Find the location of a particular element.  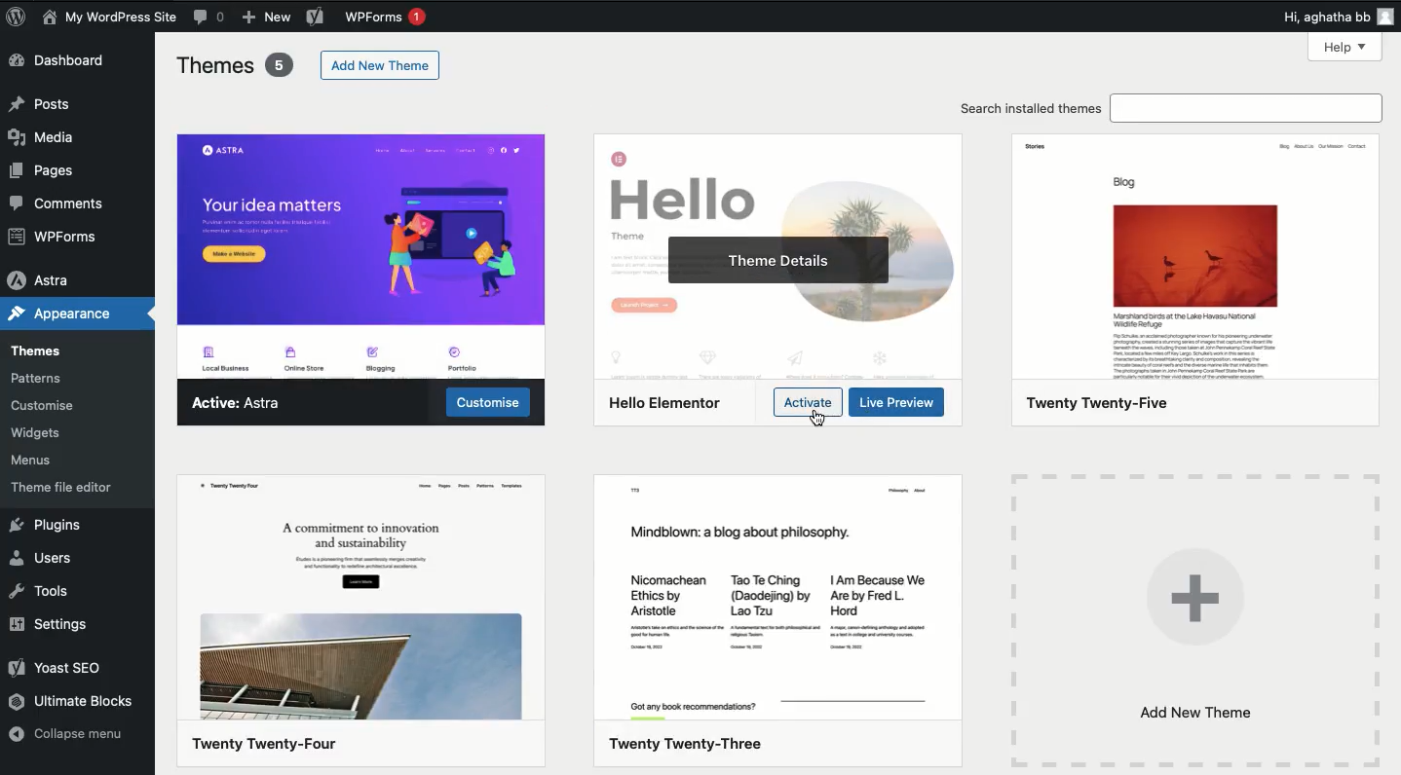

WPForms is located at coordinates (391, 18).